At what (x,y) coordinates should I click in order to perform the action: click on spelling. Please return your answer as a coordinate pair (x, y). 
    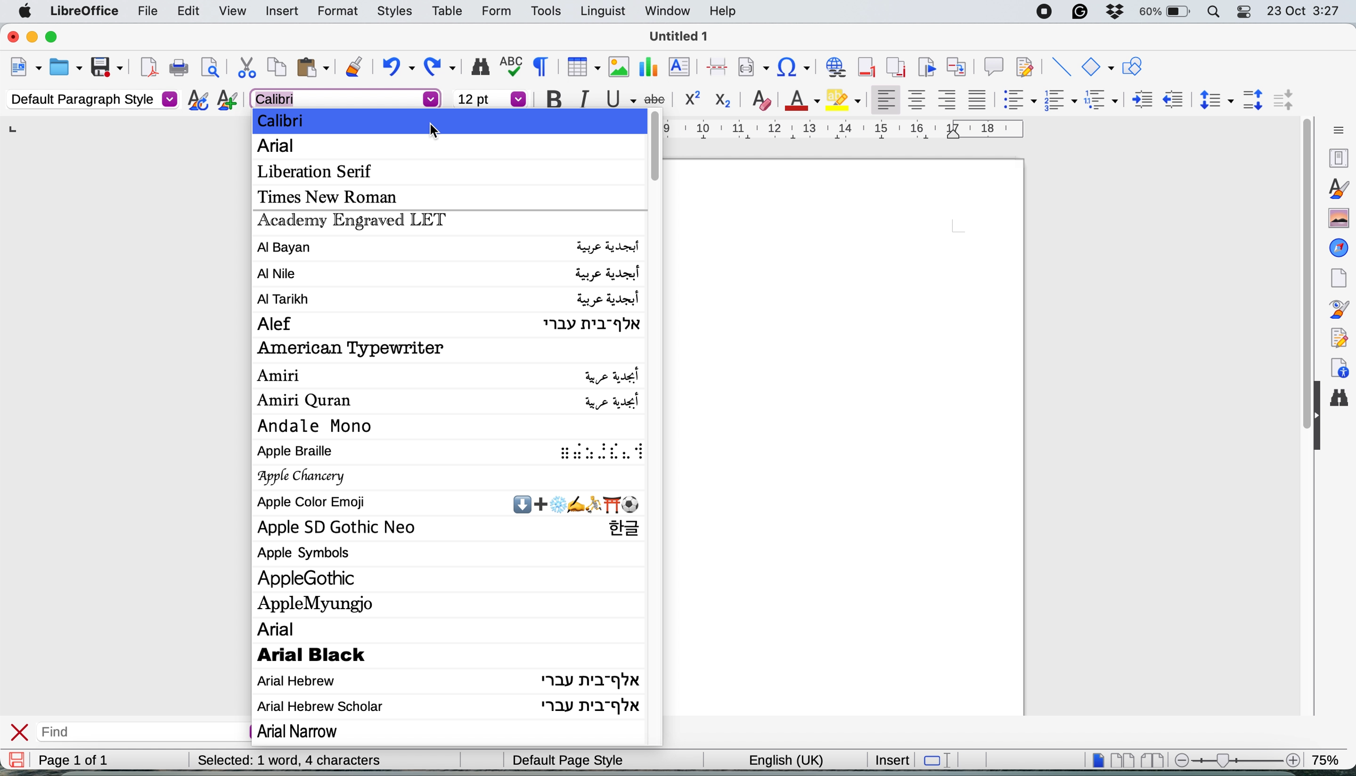
    Looking at the image, I should click on (509, 66).